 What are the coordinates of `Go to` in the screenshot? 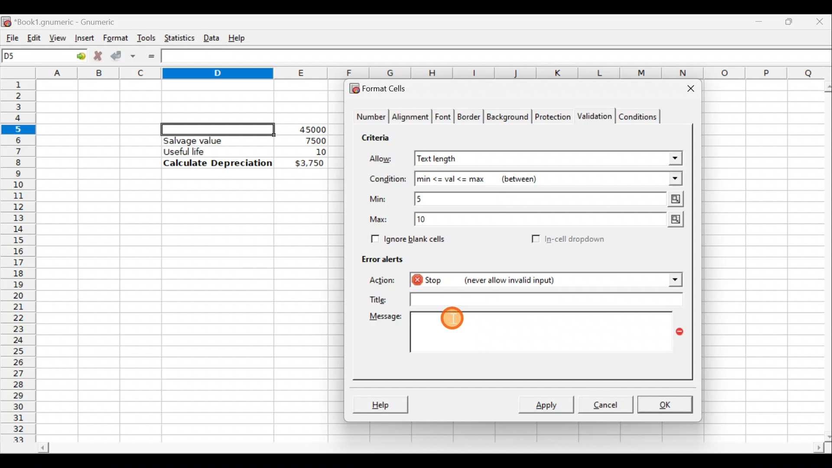 It's located at (78, 56).